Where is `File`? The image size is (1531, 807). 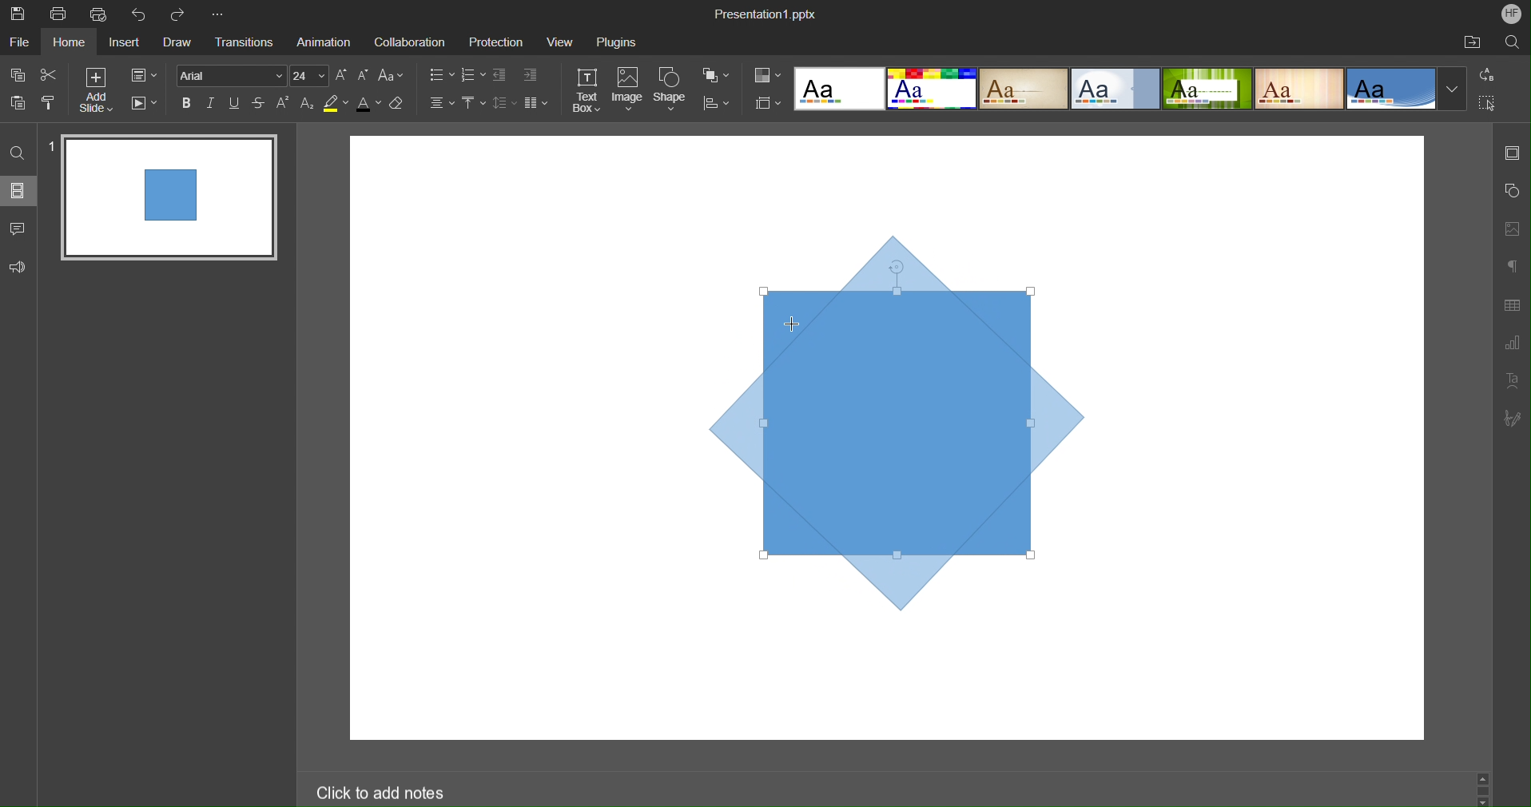 File is located at coordinates (20, 40).